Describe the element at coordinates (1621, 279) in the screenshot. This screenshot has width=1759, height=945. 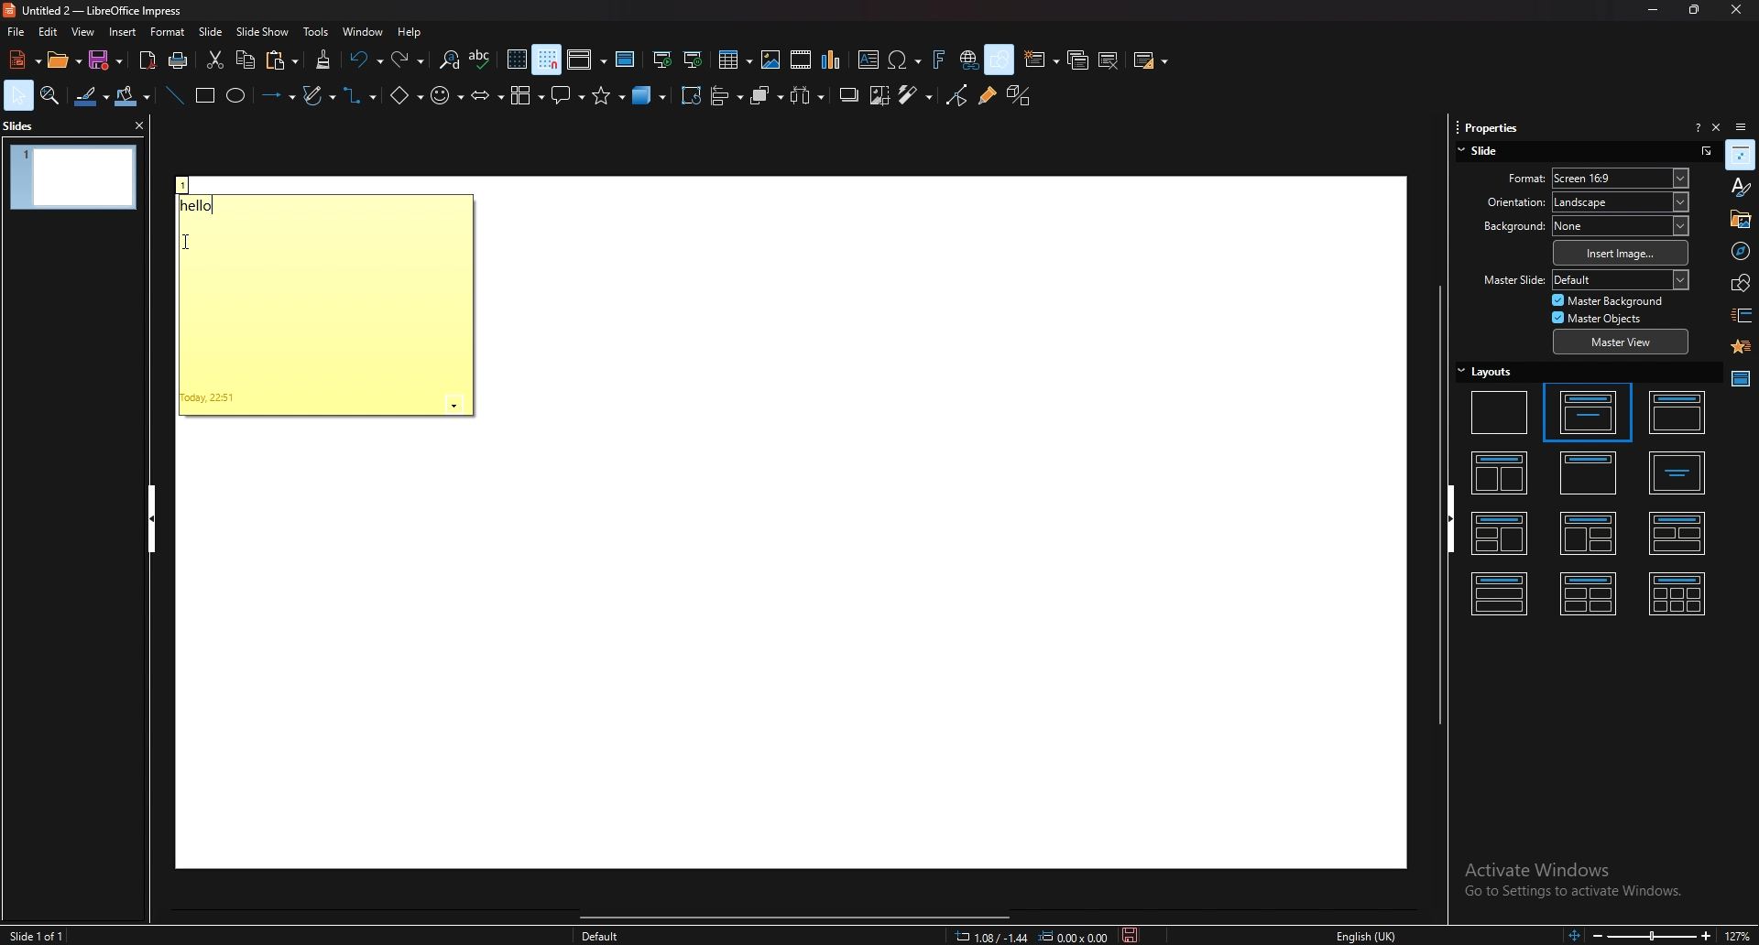
I see `master slide default` at that location.